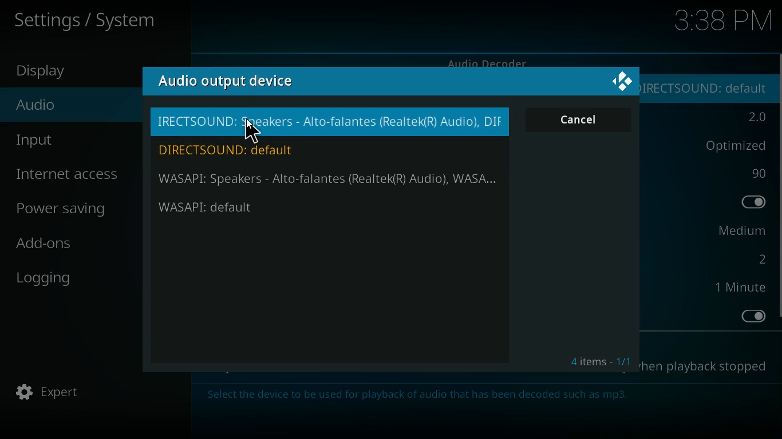 Image resolution: width=782 pixels, height=439 pixels. Describe the element at coordinates (74, 109) in the screenshot. I see `audio` at that location.